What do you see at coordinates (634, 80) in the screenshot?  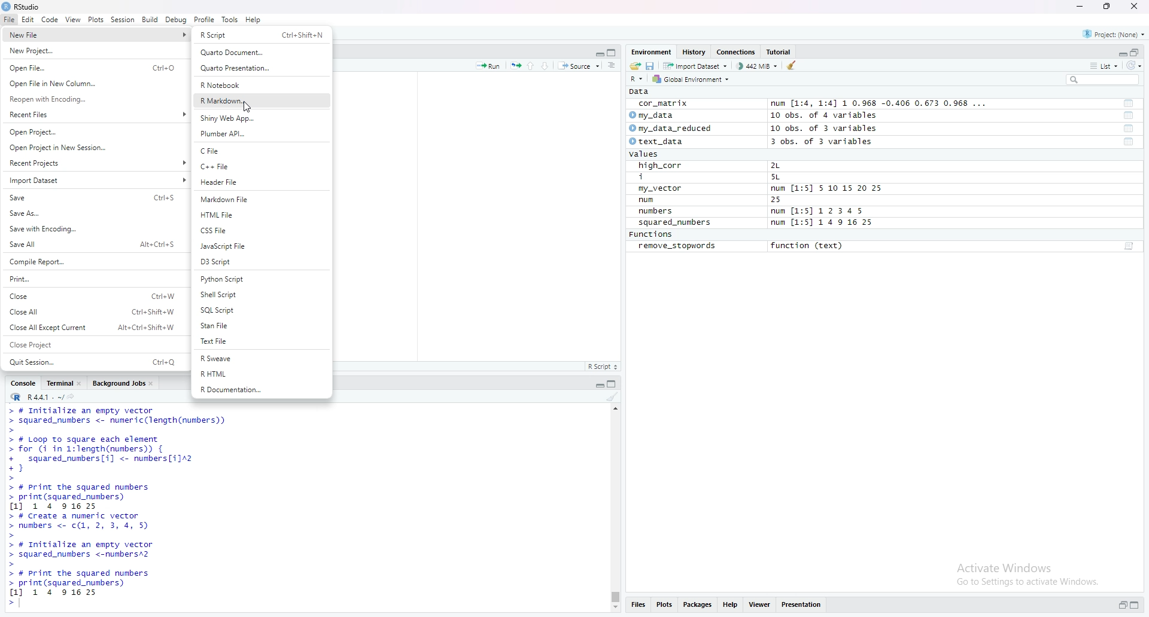 I see `R` at bounding box center [634, 80].